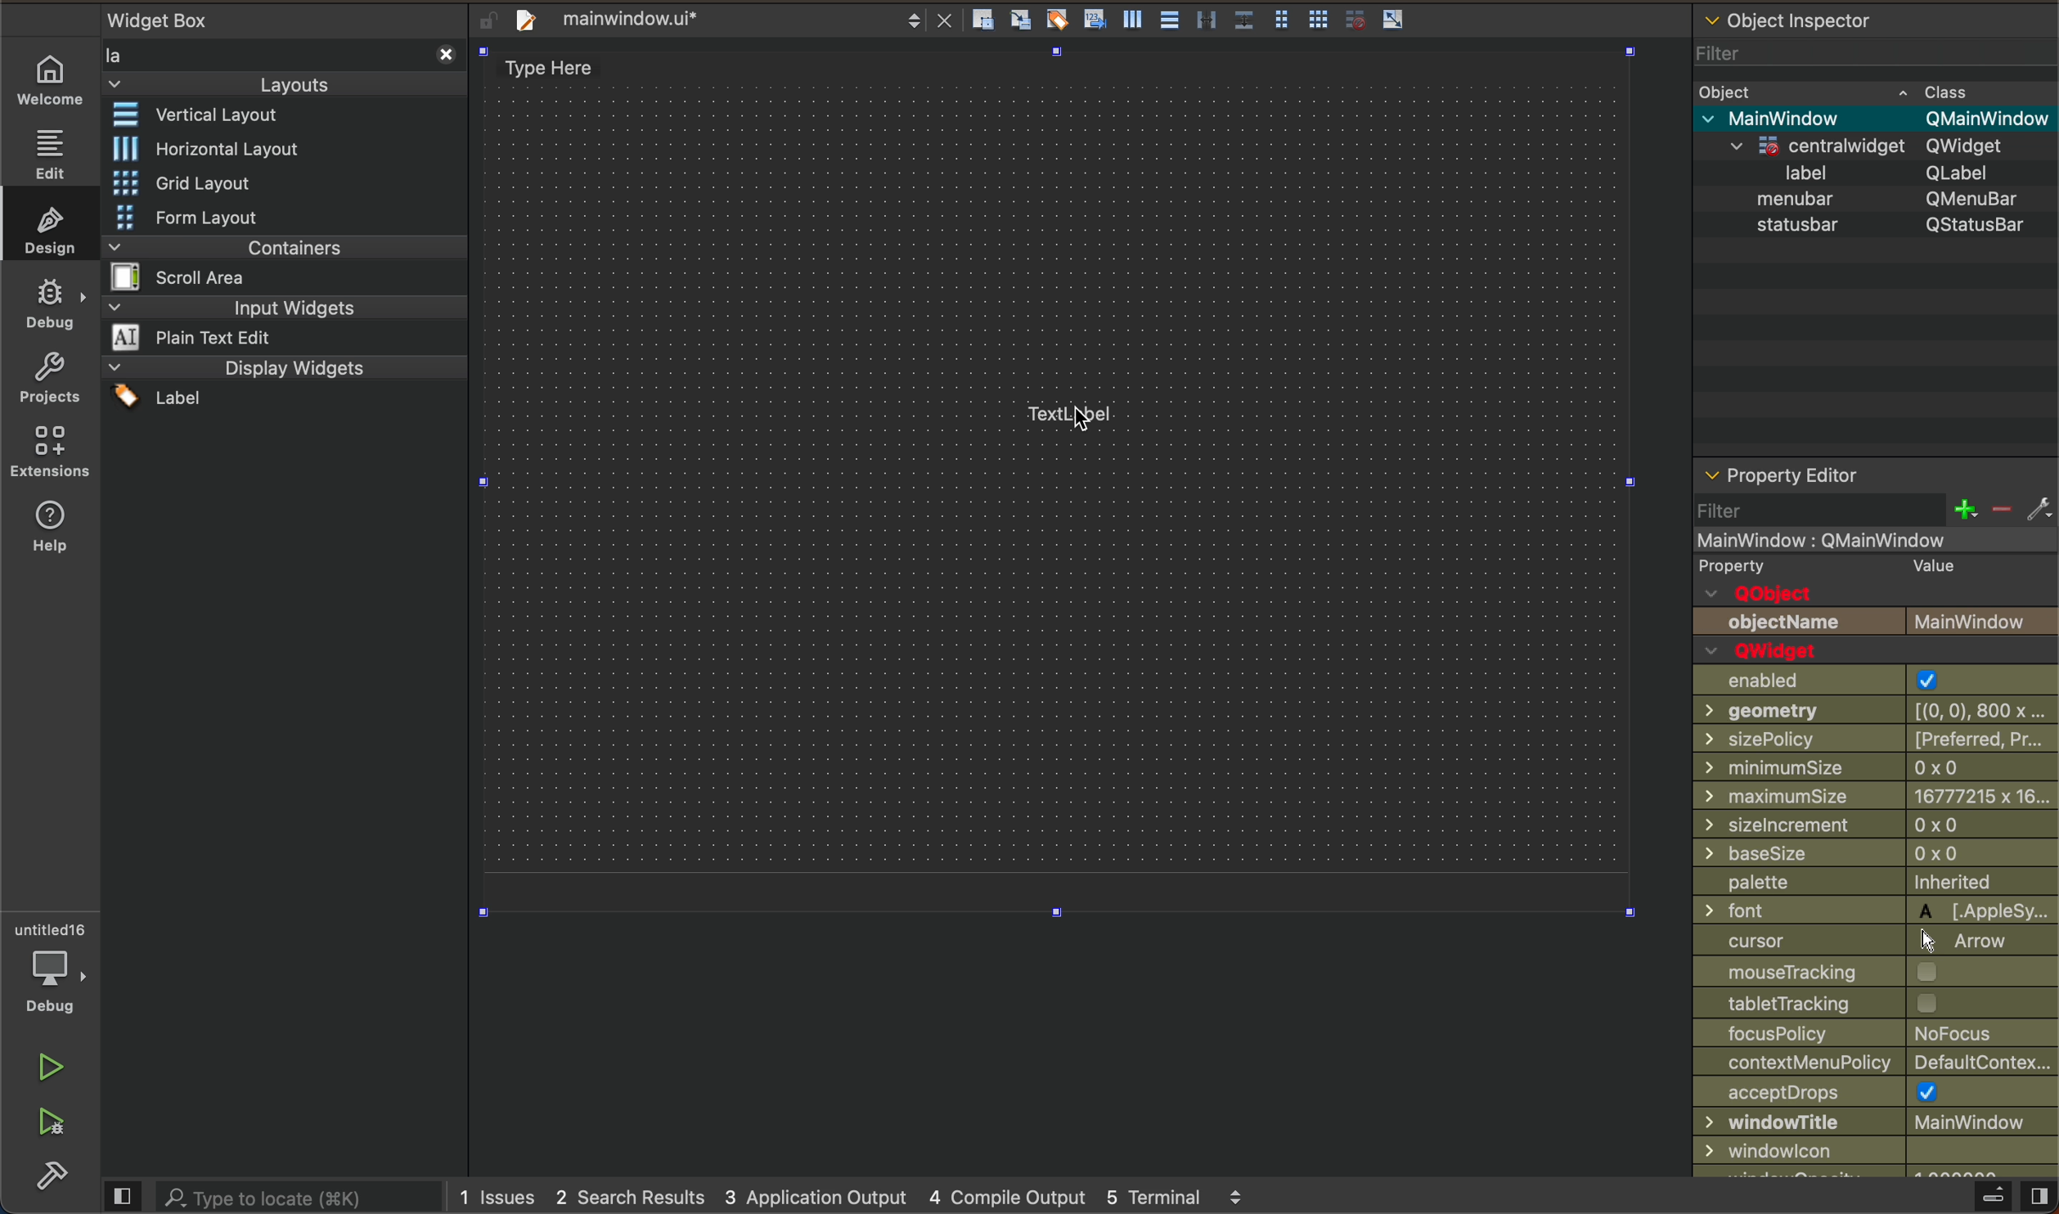 The width and height of the screenshot is (2059, 1214). Describe the element at coordinates (1843, 538) in the screenshot. I see `main window` at that location.